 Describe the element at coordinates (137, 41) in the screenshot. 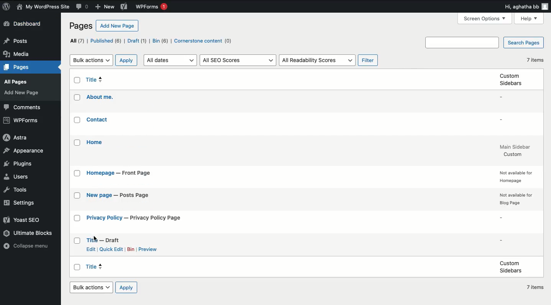

I see `Draft` at that location.